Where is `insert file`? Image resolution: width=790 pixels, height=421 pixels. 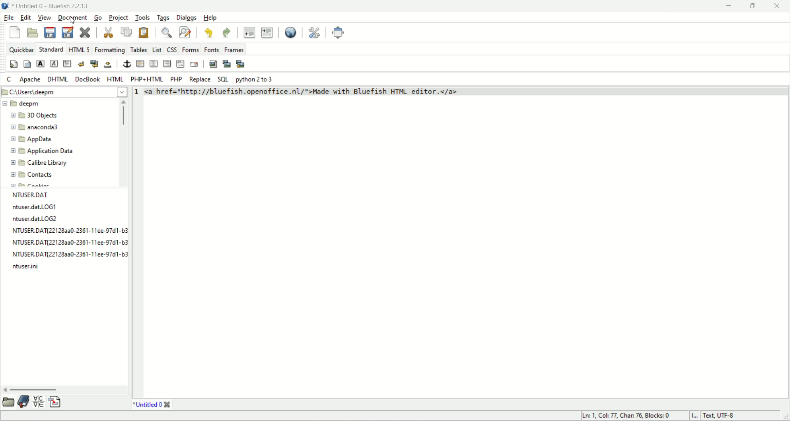
insert file is located at coordinates (58, 401).